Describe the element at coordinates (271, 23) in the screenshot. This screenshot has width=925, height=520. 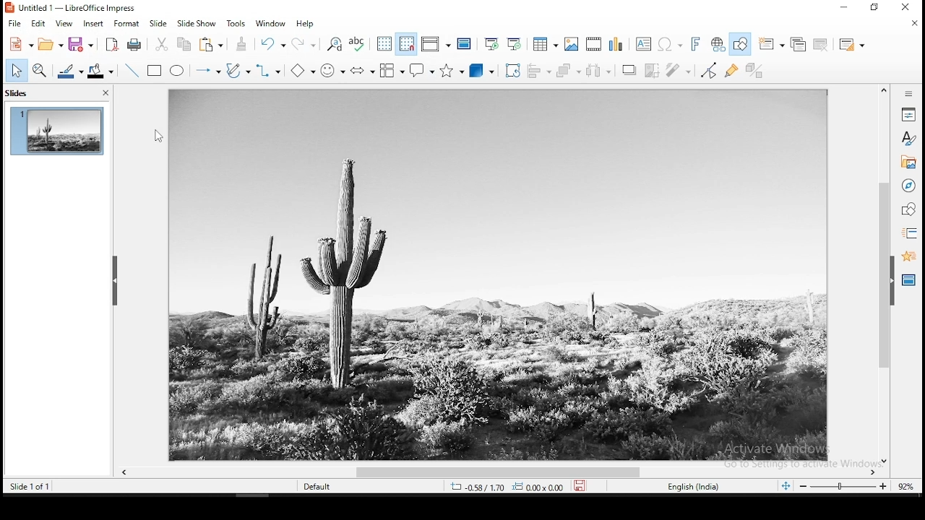
I see `window` at that location.